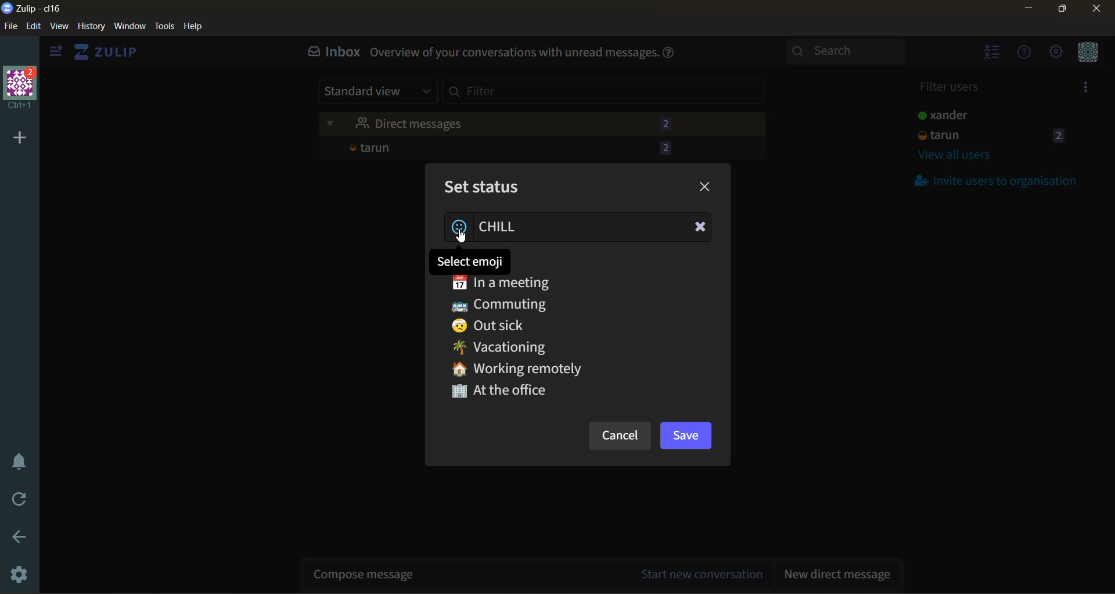 This screenshot has height=594, width=1115. What do you see at coordinates (1098, 10) in the screenshot?
I see `close` at bounding box center [1098, 10].